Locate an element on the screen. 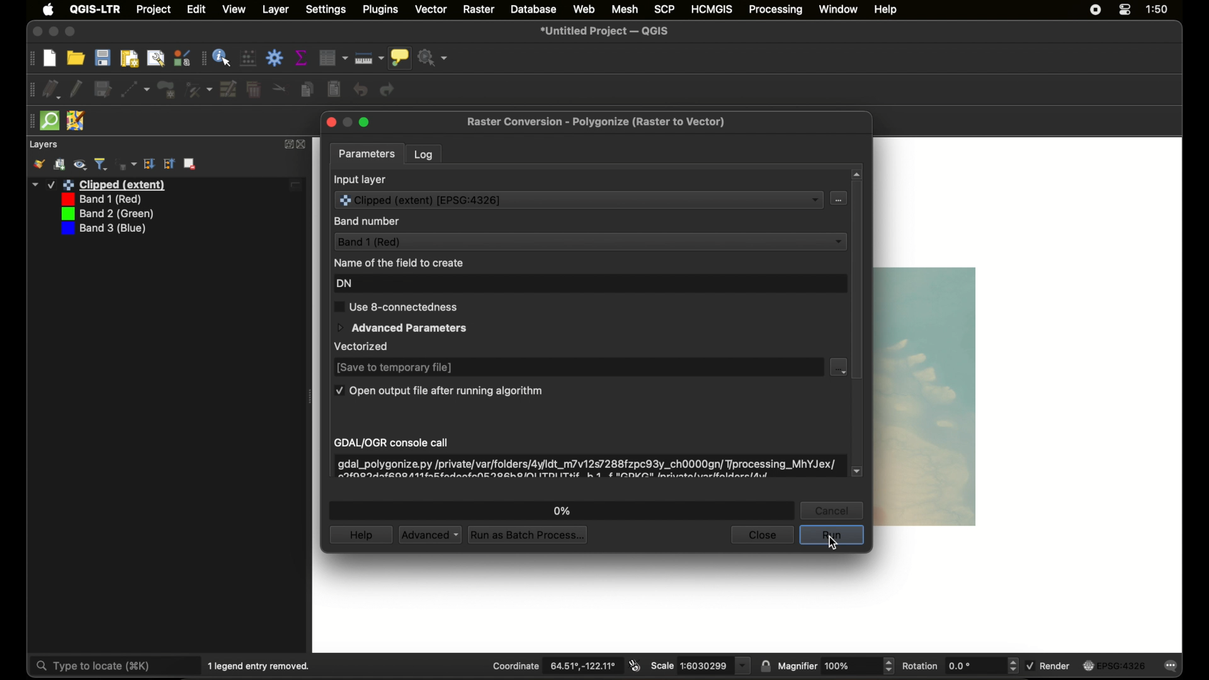 The height and width of the screenshot is (680, 1209). edit is located at coordinates (196, 9).